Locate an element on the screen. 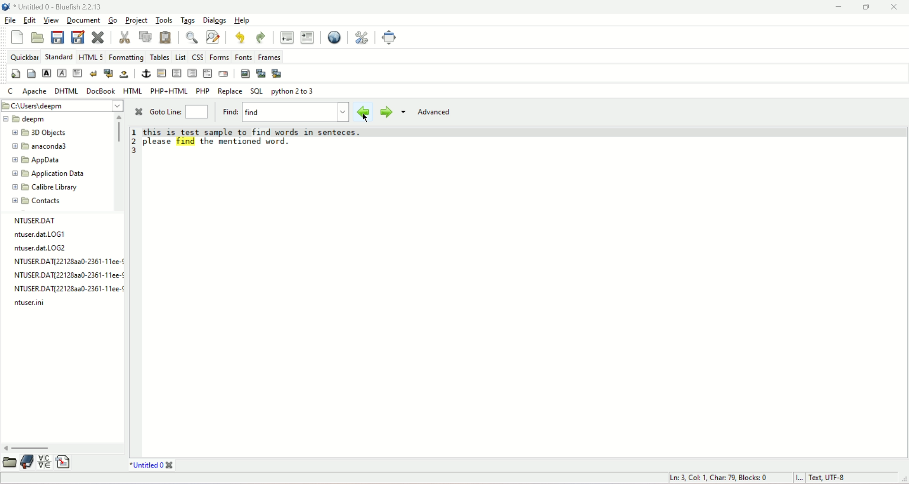 This screenshot has width=909, height=484. 3D objects is located at coordinates (41, 132).